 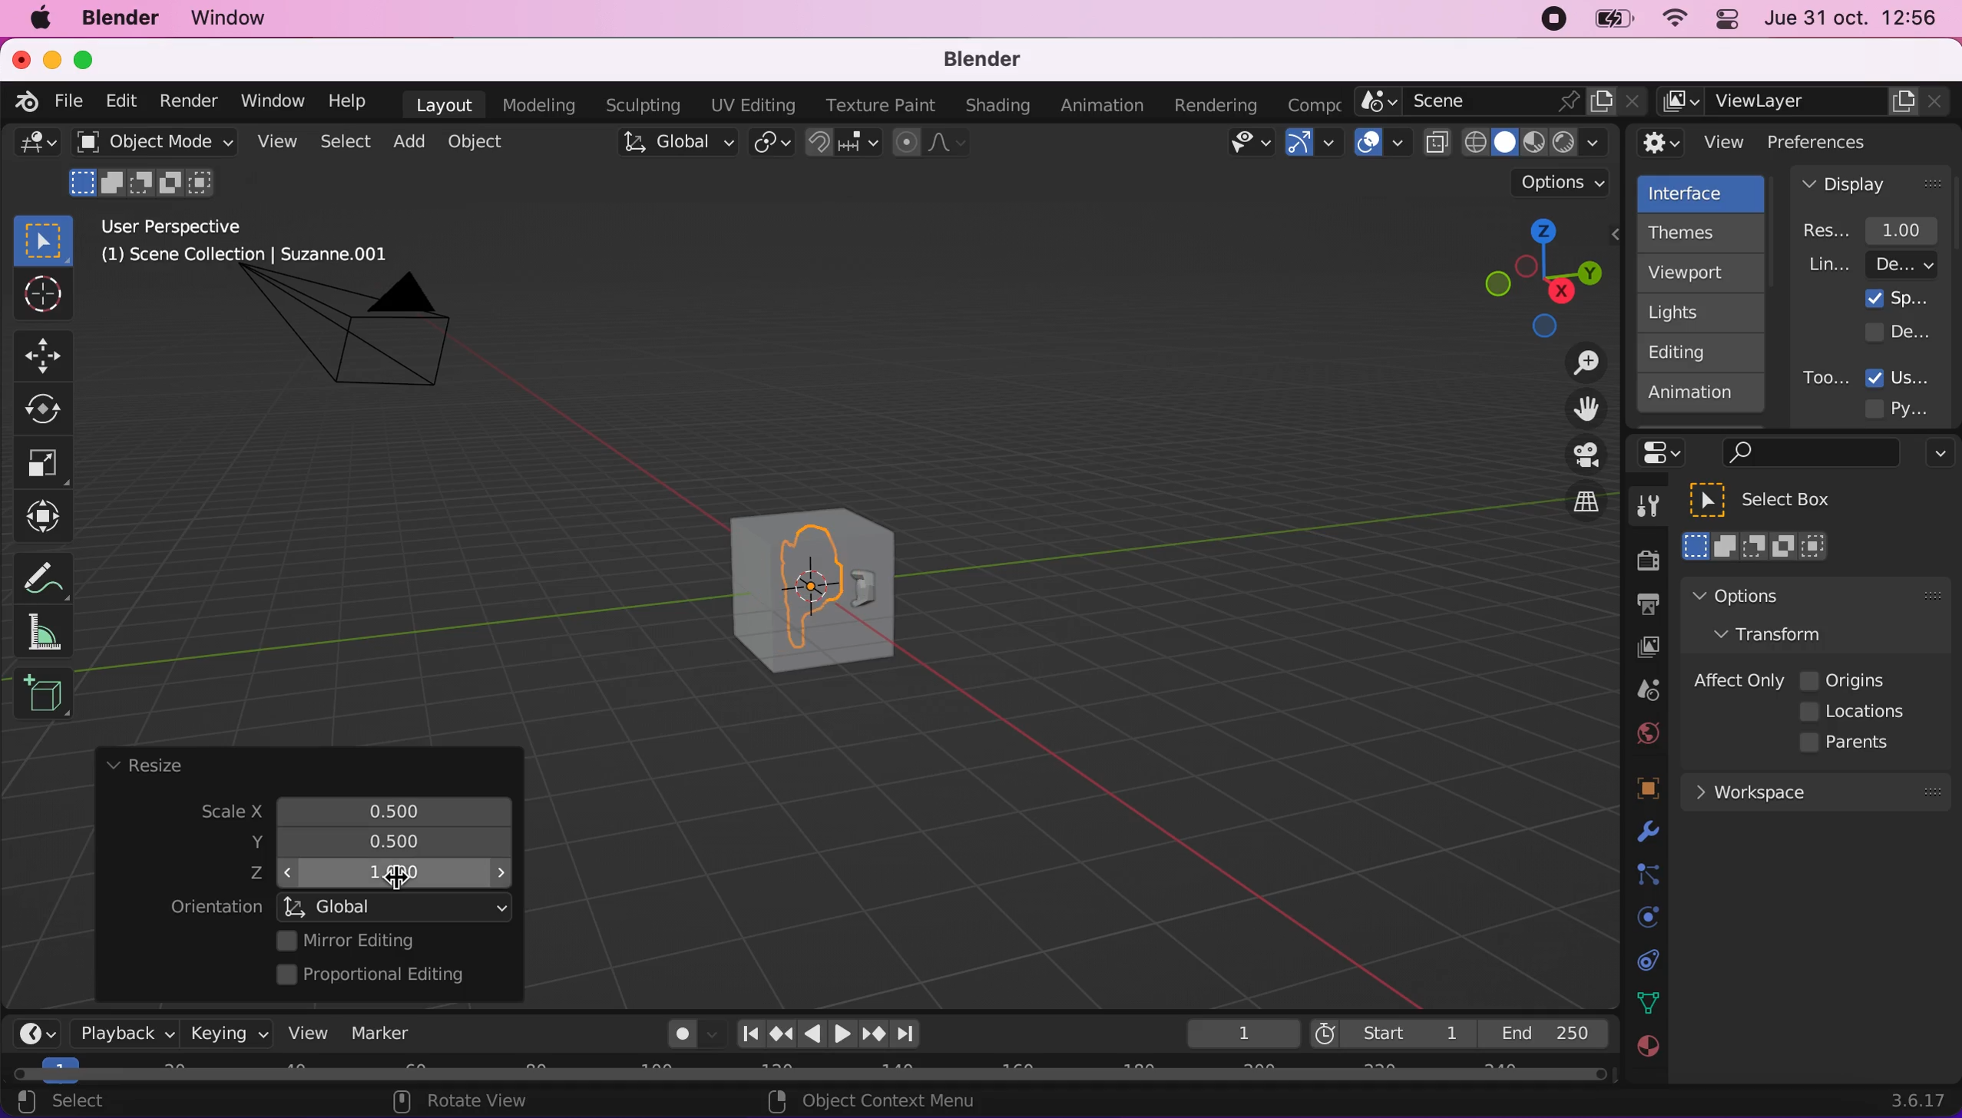 I want to click on zoom in/out the view, so click(x=1578, y=362).